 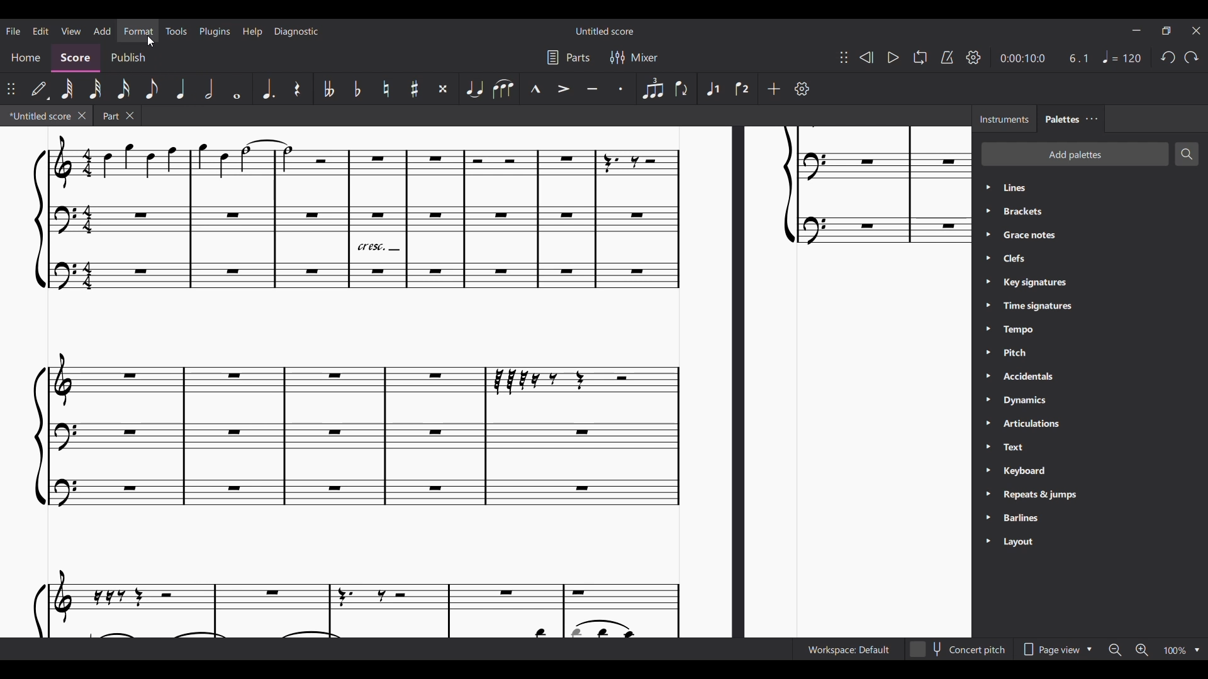 What do you see at coordinates (296, 31) in the screenshot?
I see `Diagnostic menu` at bounding box center [296, 31].